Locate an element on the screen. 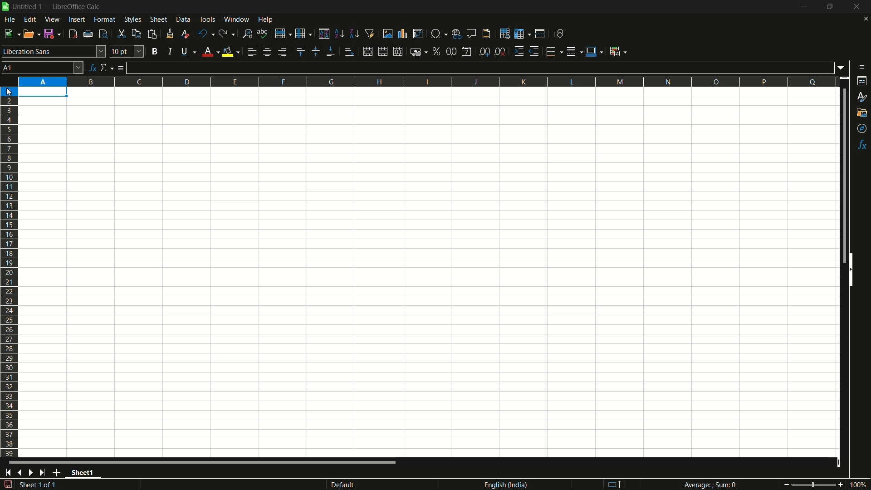  sort ascending is located at coordinates (339, 34).